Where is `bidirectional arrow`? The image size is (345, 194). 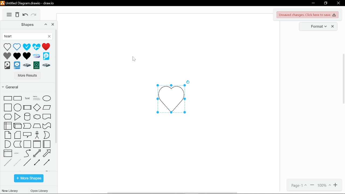
bidirectional arrow is located at coordinates (37, 153).